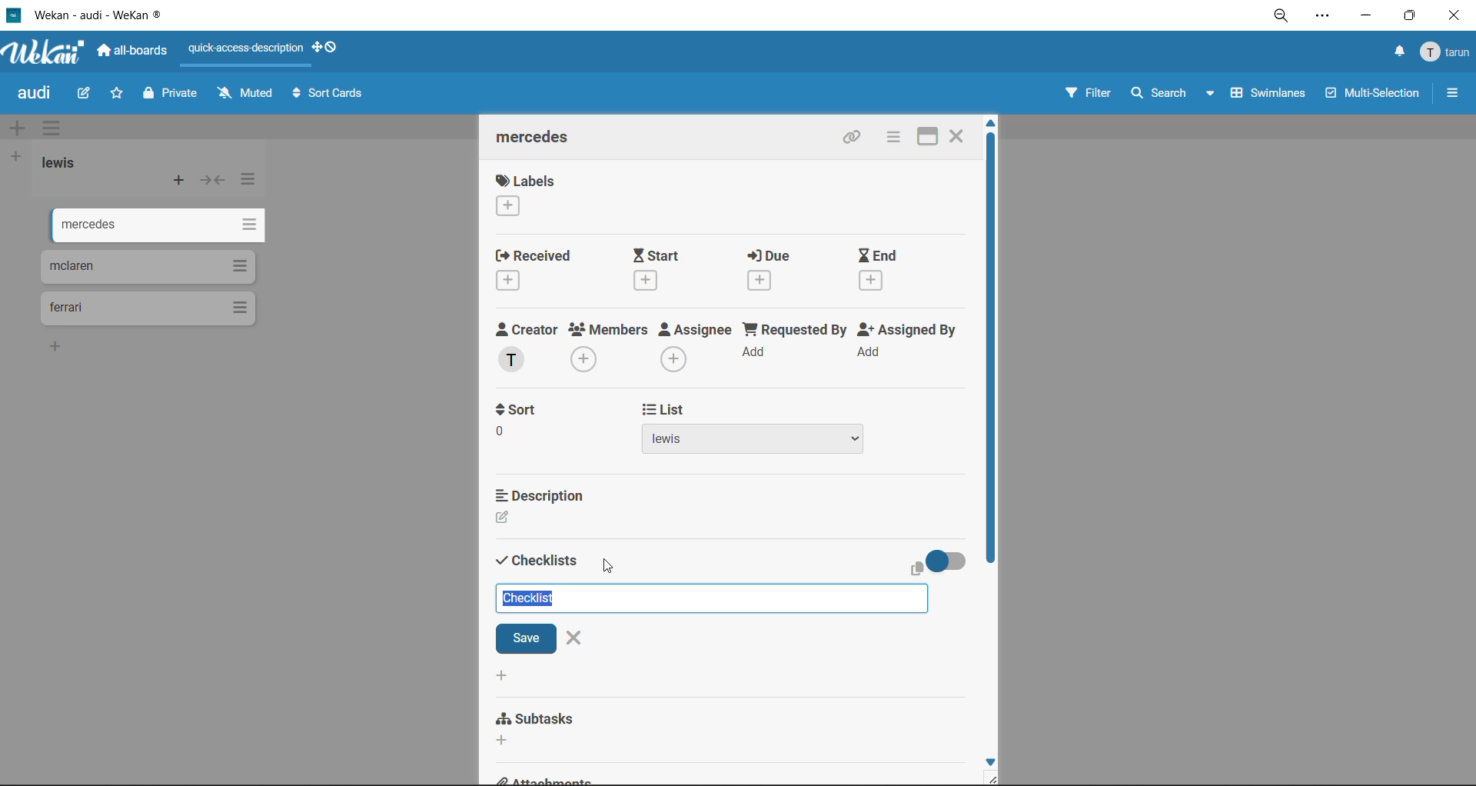 Image resolution: width=1476 pixels, height=786 pixels. What do you see at coordinates (180, 184) in the screenshot?
I see `add card` at bounding box center [180, 184].